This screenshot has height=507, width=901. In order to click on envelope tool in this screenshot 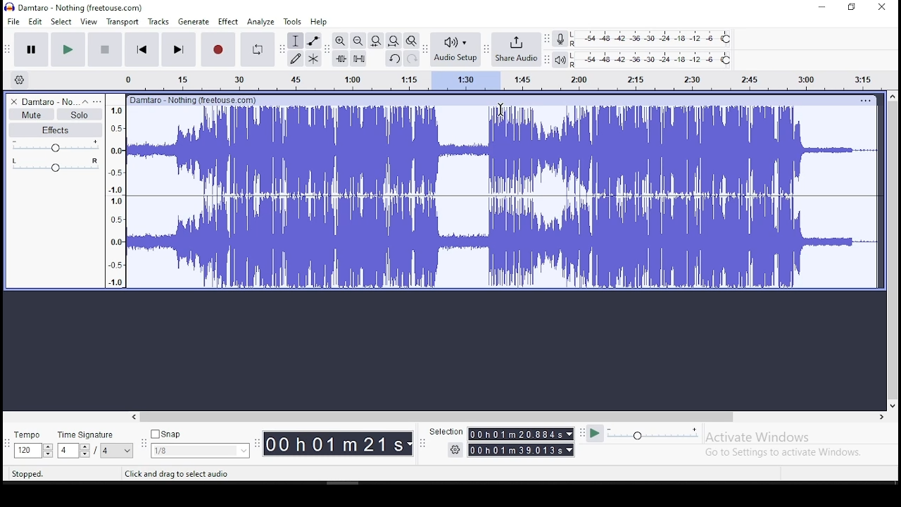, I will do `click(313, 40)`.